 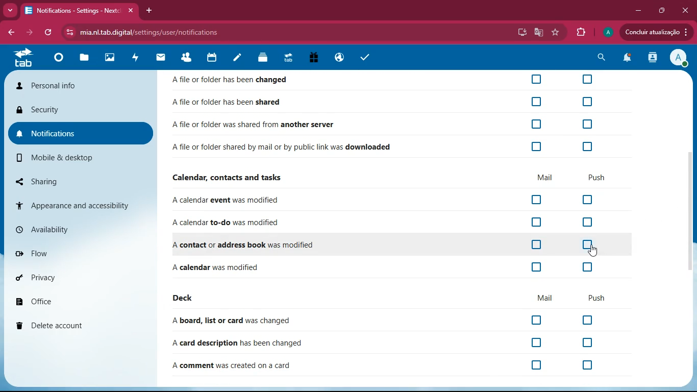 I want to click on home, so click(x=60, y=60).